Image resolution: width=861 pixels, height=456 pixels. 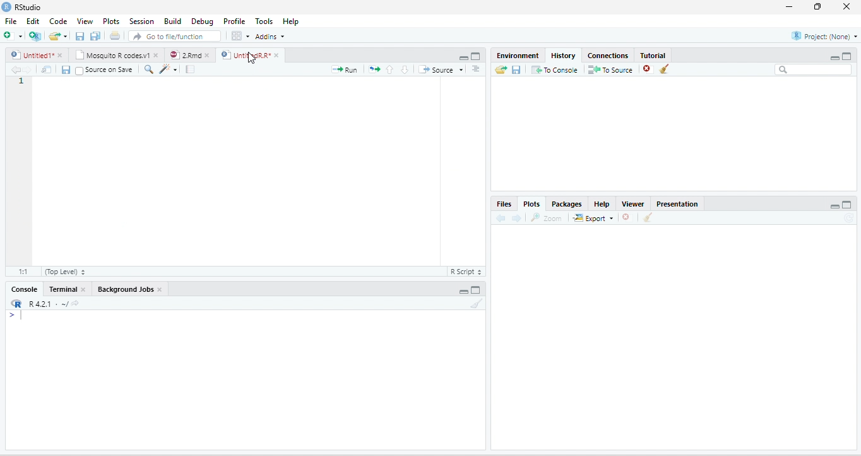 What do you see at coordinates (516, 218) in the screenshot?
I see `Next plot` at bounding box center [516, 218].